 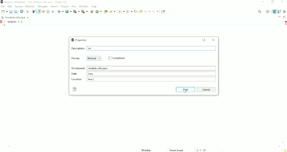 I want to click on Open a terminal, so click(x=22, y=12).